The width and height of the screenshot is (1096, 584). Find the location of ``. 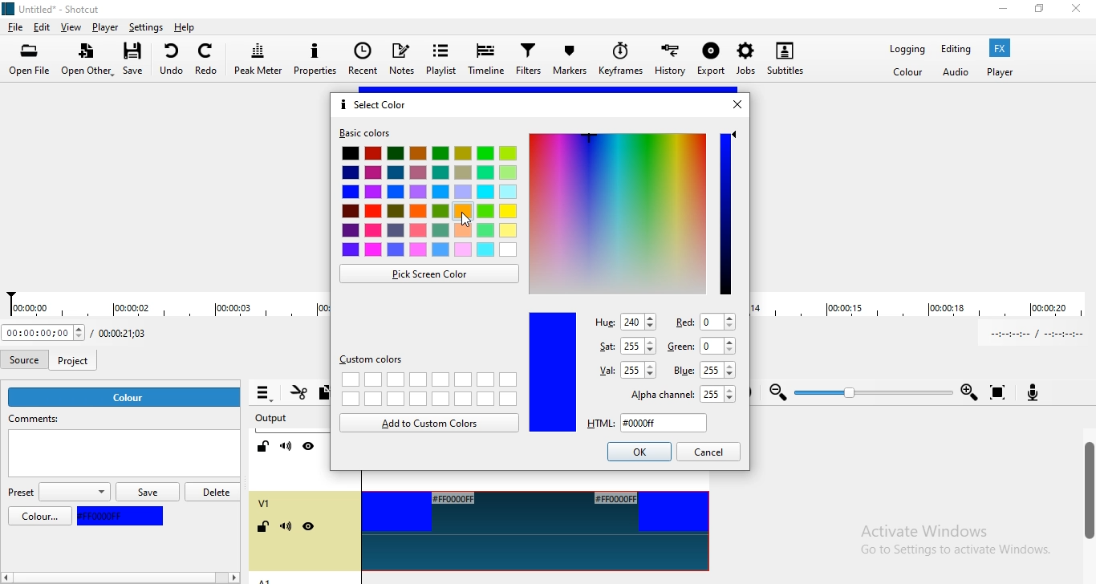

 is located at coordinates (871, 393).